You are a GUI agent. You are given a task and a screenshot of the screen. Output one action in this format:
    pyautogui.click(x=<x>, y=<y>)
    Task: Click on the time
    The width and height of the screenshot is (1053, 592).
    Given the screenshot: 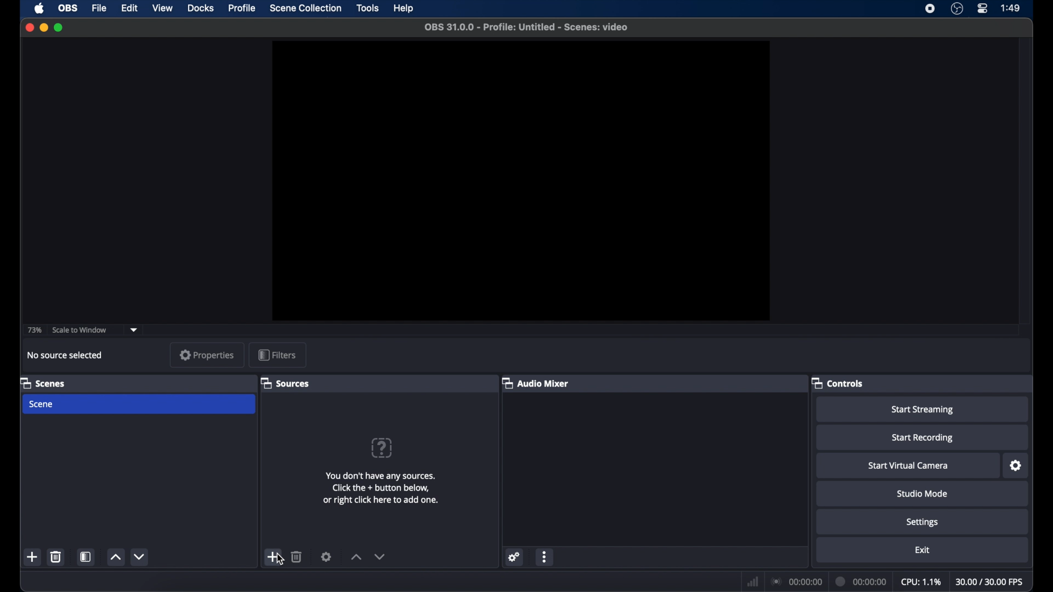 What is the action you would take?
    pyautogui.click(x=1011, y=8)
    